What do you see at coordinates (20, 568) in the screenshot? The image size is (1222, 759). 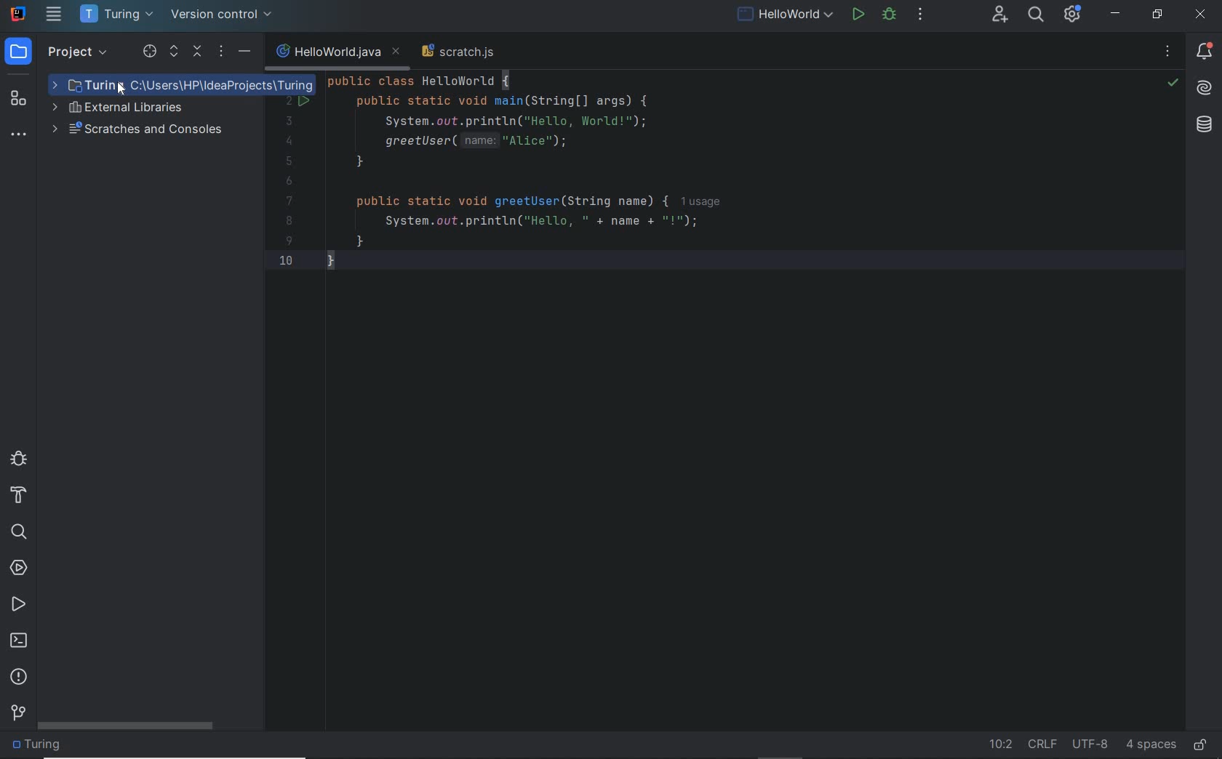 I see `services` at bounding box center [20, 568].